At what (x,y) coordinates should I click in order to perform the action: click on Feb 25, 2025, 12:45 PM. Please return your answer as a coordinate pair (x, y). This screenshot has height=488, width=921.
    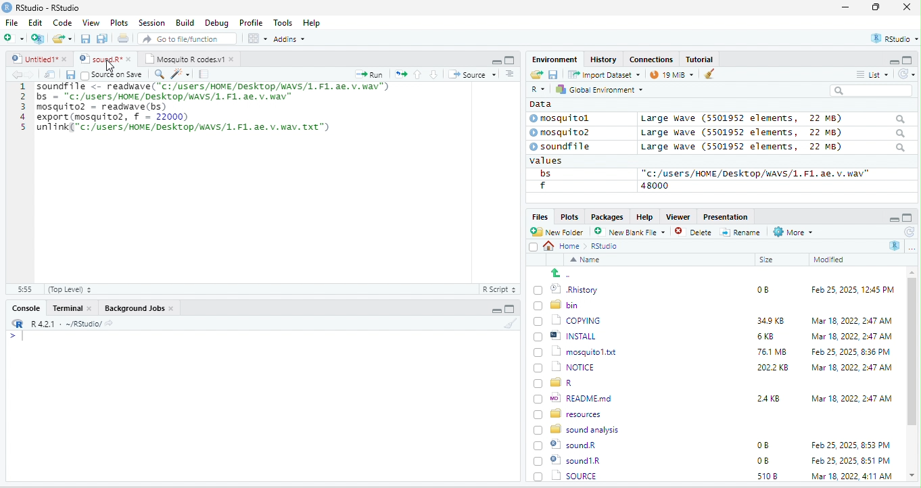
    Looking at the image, I should click on (853, 291).